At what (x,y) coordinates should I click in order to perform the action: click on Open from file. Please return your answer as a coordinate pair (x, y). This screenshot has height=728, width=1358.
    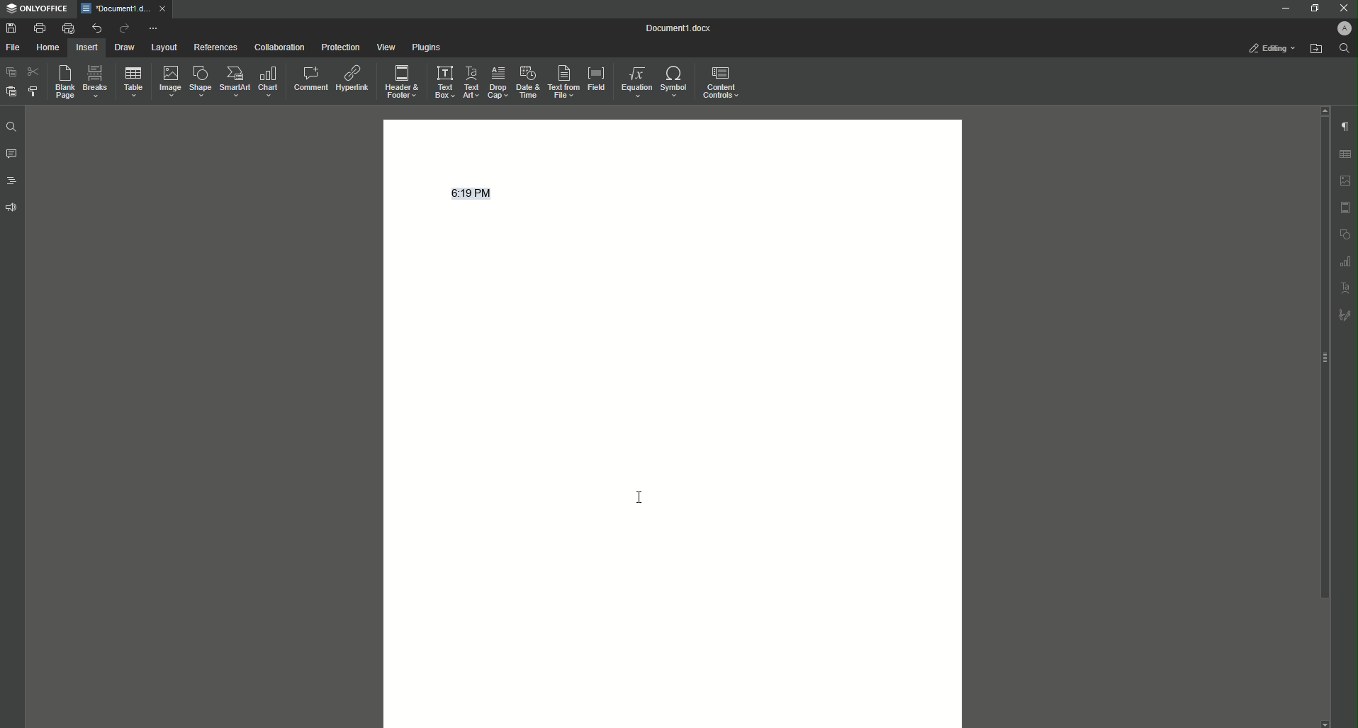
    Looking at the image, I should click on (1315, 48).